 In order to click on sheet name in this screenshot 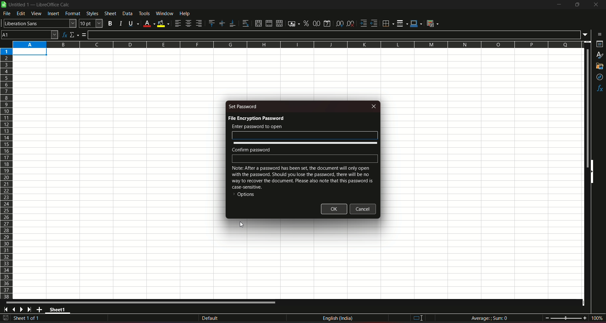, I will do `click(59, 310)`.